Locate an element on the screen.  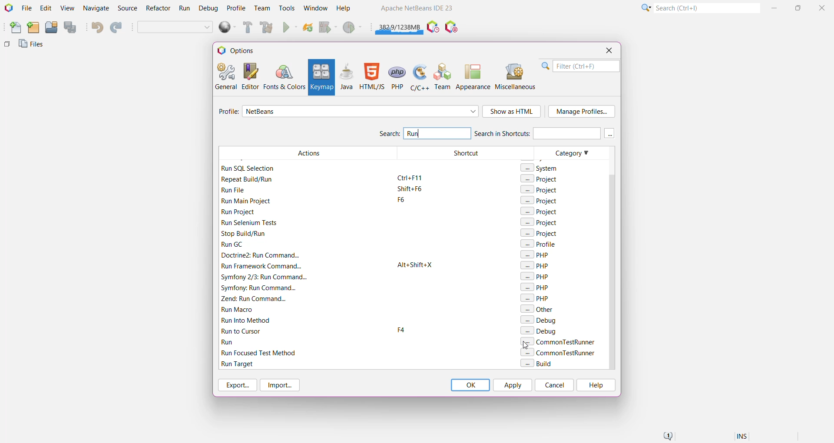
Open Project is located at coordinates (51, 28).